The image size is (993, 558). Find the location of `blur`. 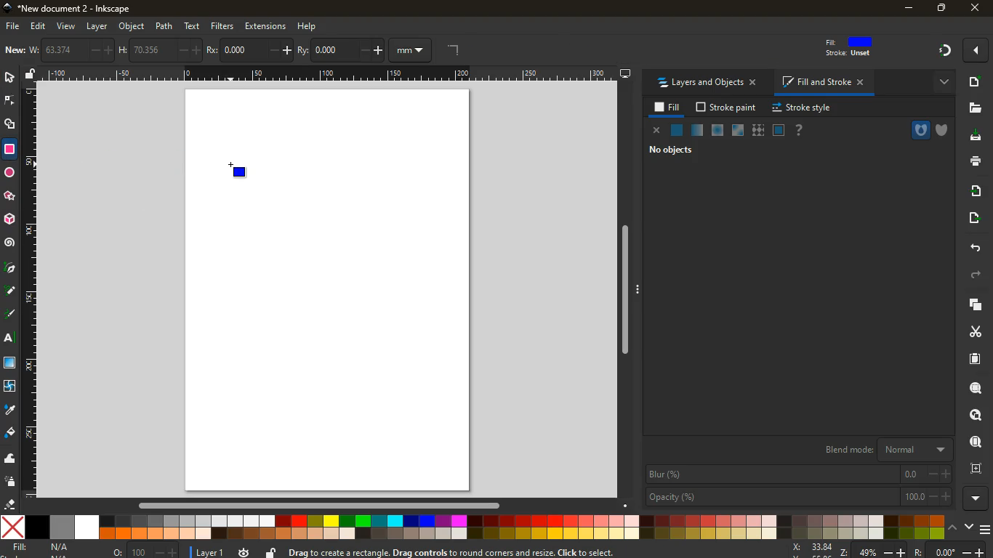

blur is located at coordinates (800, 474).